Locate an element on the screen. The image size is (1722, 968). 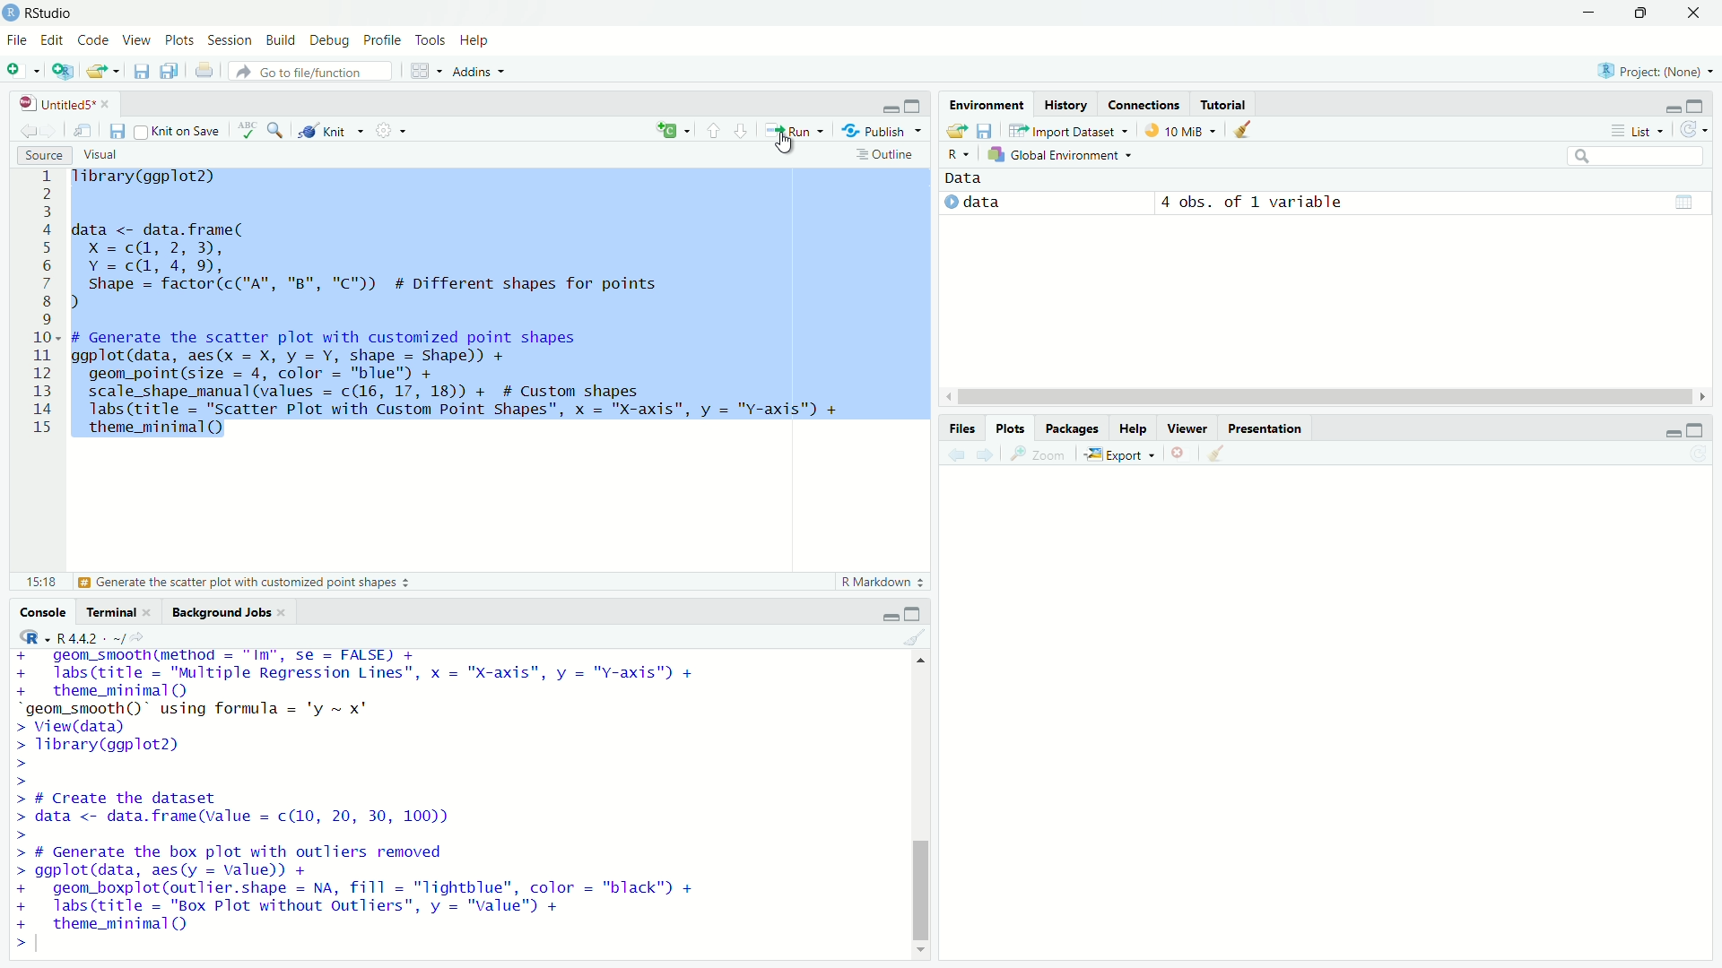
grid view is located at coordinates (1684, 203).